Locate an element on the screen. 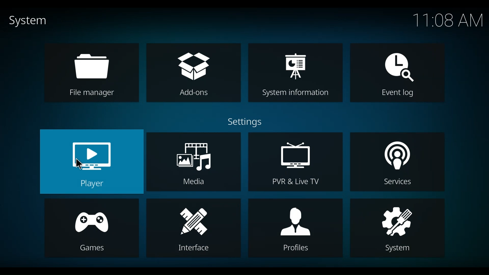  time is located at coordinates (447, 21).